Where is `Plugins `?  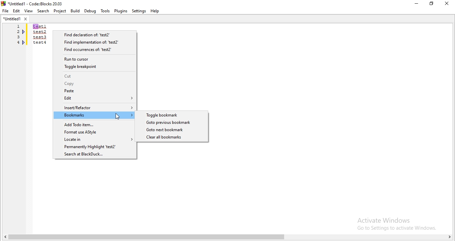
Plugins  is located at coordinates (121, 11).